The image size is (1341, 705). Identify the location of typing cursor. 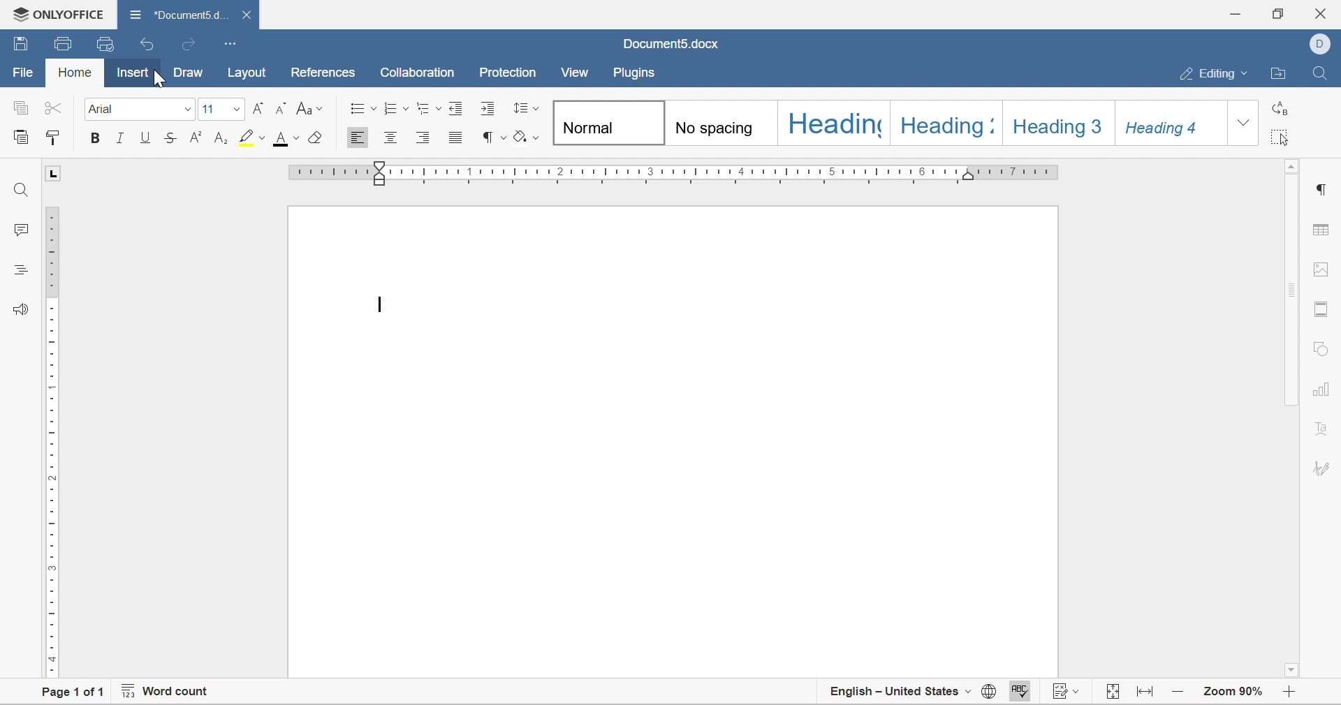
(376, 306).